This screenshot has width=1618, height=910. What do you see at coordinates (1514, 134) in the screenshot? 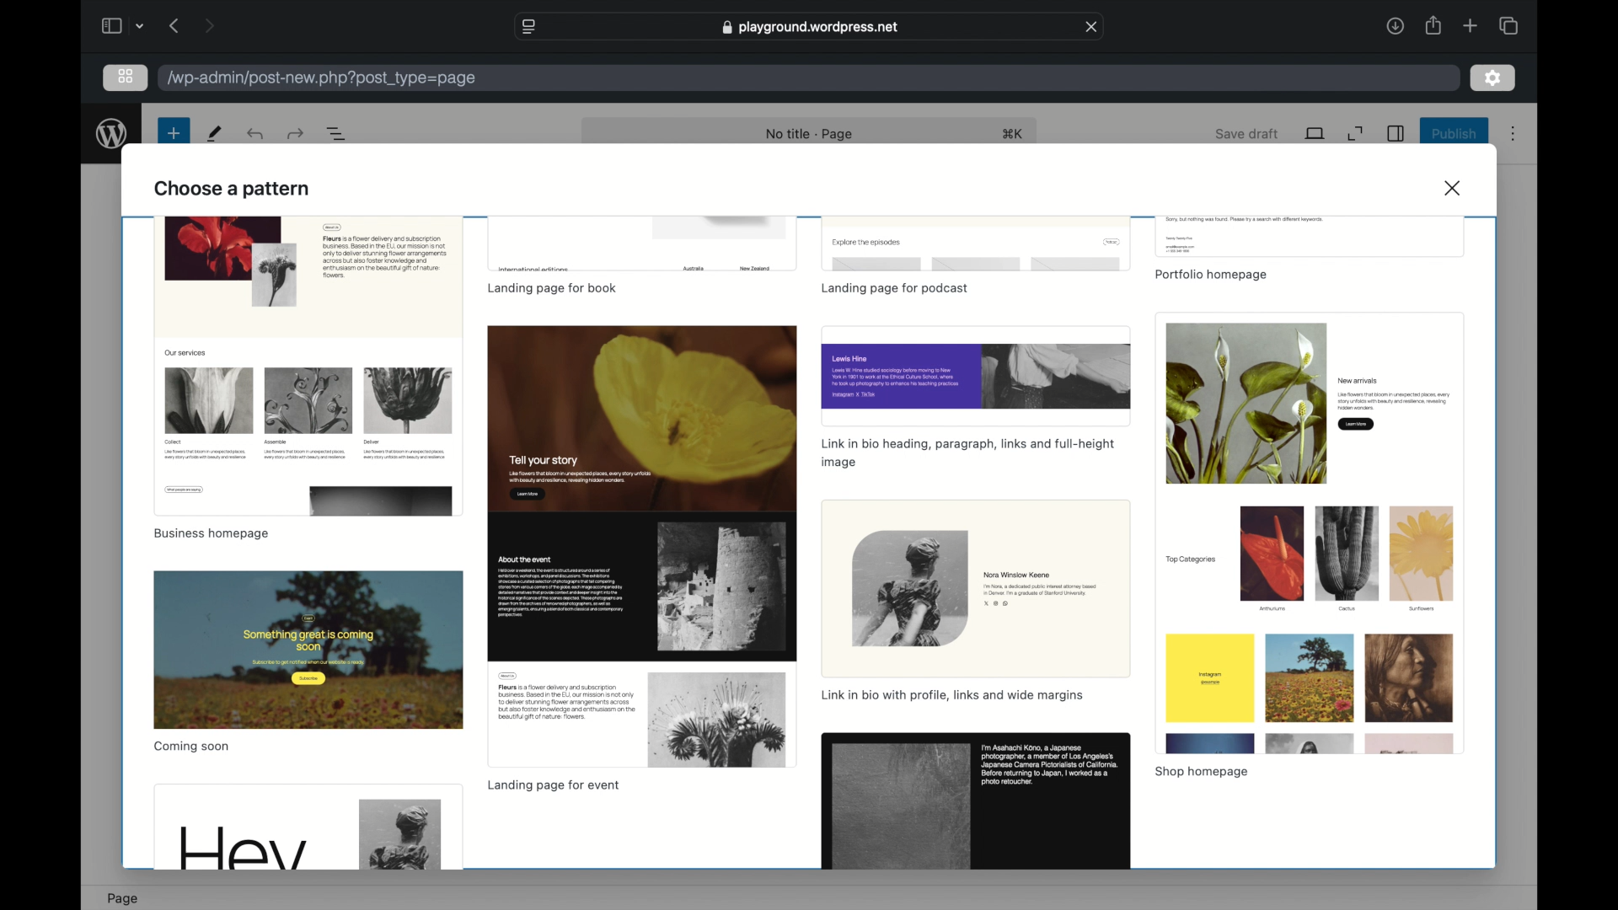
I see `more options` at bounding box center [1514, 134].